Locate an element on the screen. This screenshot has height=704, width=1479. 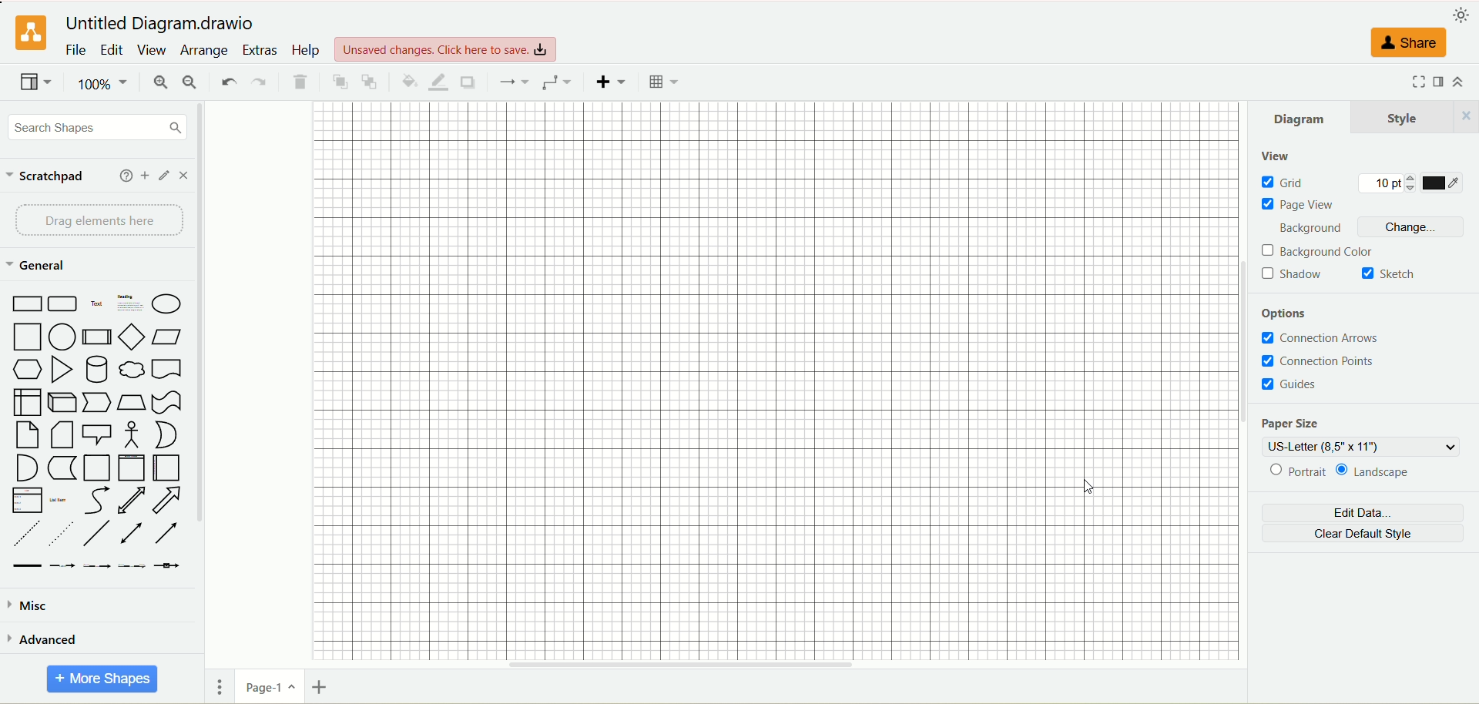
click here to save is located at coordinates (444, 49).